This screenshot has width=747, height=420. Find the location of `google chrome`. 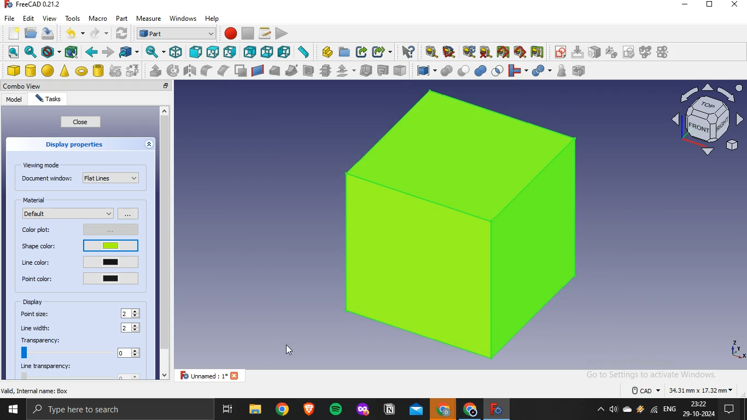

google chrome is located at coordinates (468, 410).